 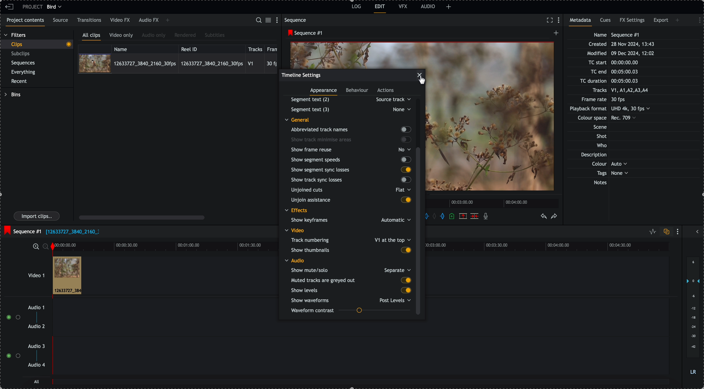 What do you see at coordinates (296, 230) in the screenshot?
I see `video` at bounding box center [296, 230].